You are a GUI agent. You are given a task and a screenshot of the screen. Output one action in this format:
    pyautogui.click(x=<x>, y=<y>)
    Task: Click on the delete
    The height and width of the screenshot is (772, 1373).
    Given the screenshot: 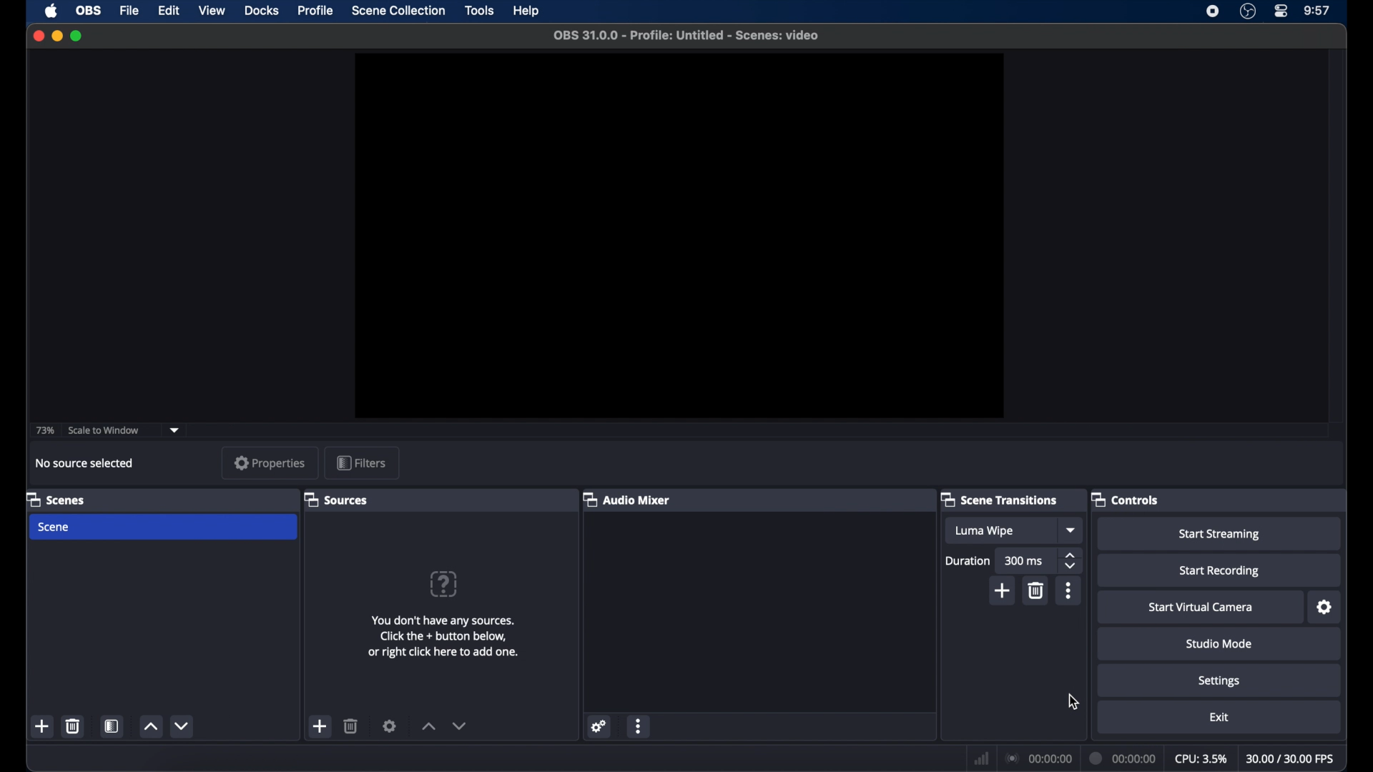 What is the action you would take?
    pyautogui.click(x=352, y=726)
    